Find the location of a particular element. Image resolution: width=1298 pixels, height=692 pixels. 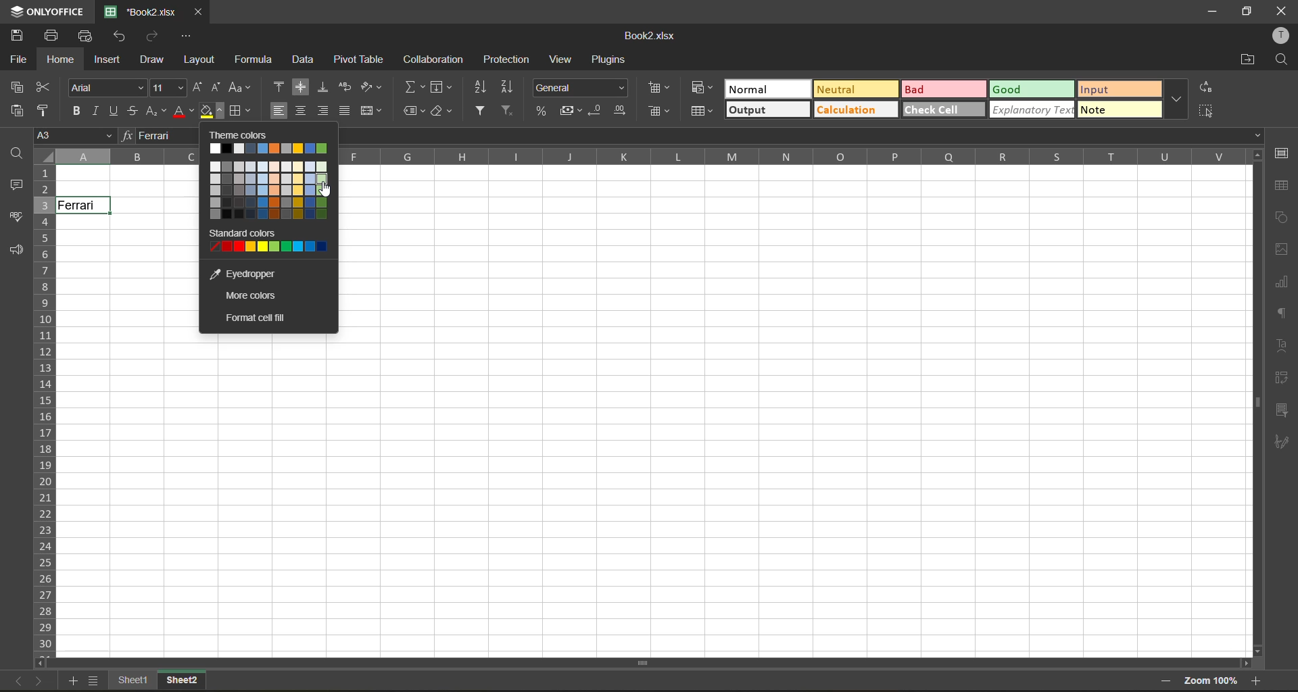

charts is located at coordinates (1283, 282).